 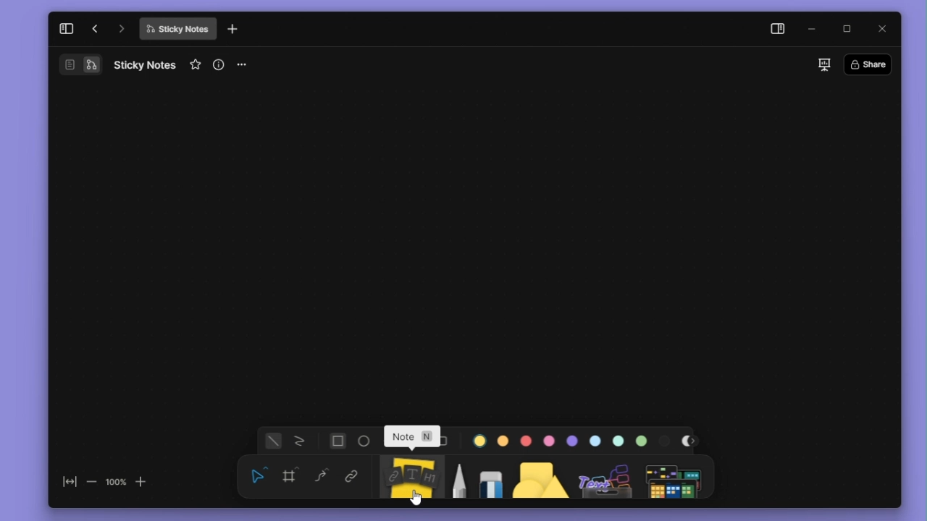 What do you see at coordinates (300, 441) in the screenshot?
I see `scribbled` at bounding box center [300, 441].